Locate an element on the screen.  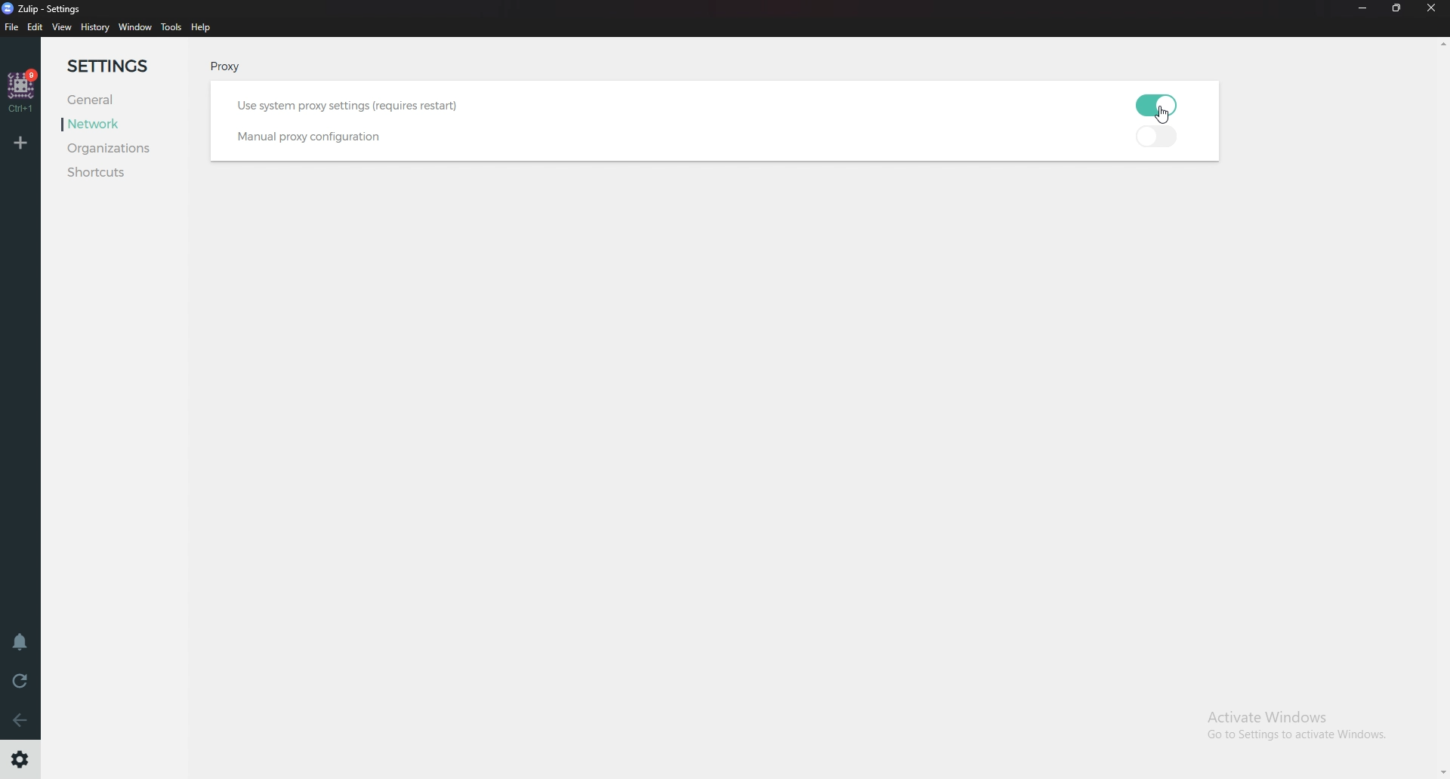
Minimize is located at coordinates (1363, 8).